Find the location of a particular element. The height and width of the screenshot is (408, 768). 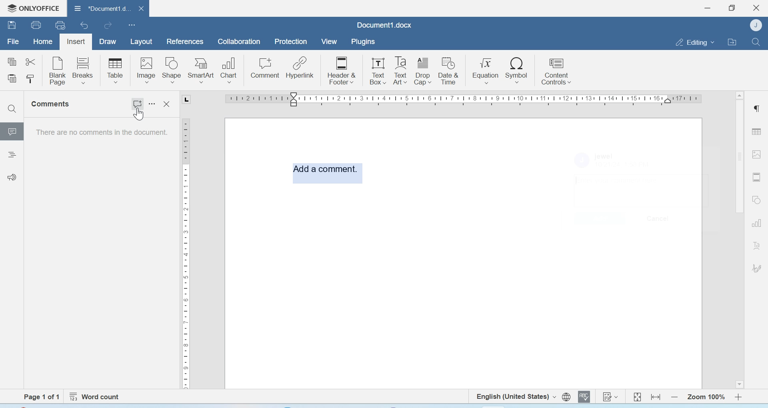

Editing is located at coordinates (694, 42).